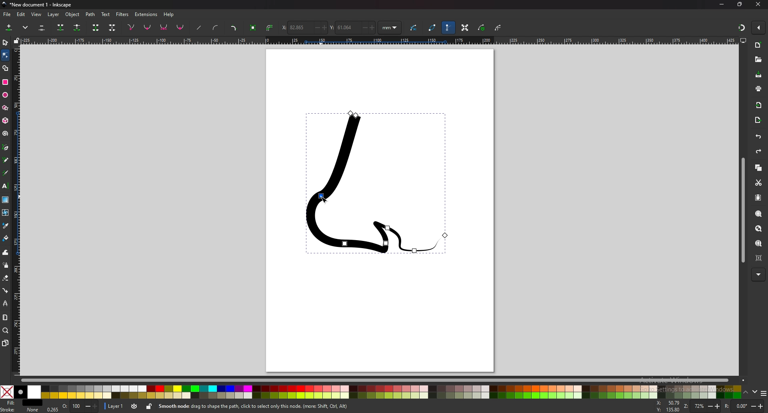 Image resolution: width=768 pixels, height=413 pixels. What do you see at coordinates (758, 168) in the screenshot?
I see `copy` at bounding box center [758, 168].